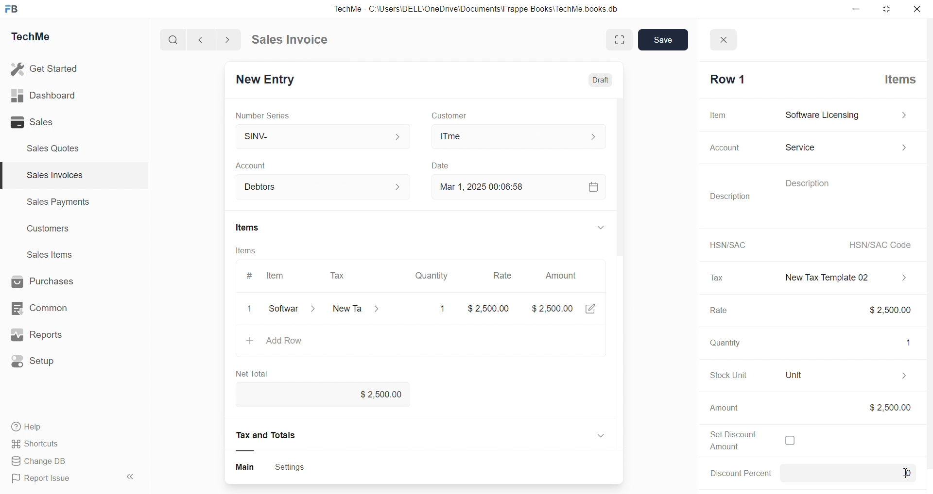 The image size is (933, 494). What do you see at coordinates (500, 273) in the screenshot?
I see `Rate` at bounding box center [500, 273].